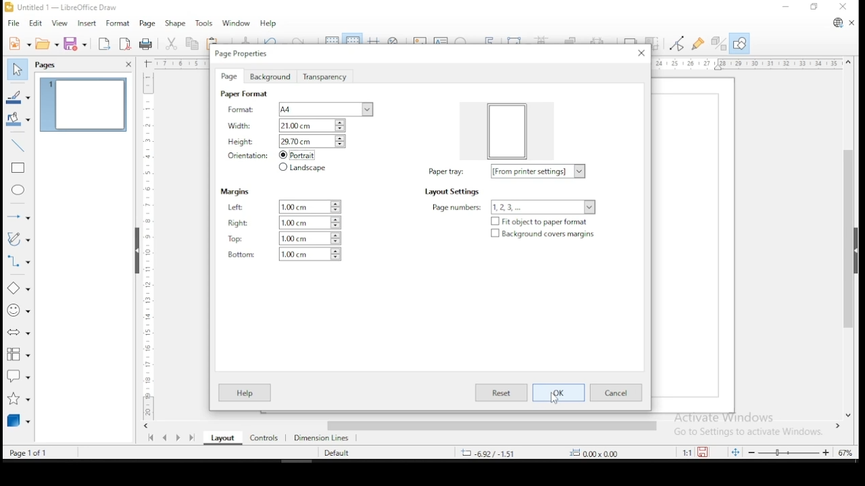 This screenshot has width=865, height=486. I want to click on insert textbox, so click(441, 40).